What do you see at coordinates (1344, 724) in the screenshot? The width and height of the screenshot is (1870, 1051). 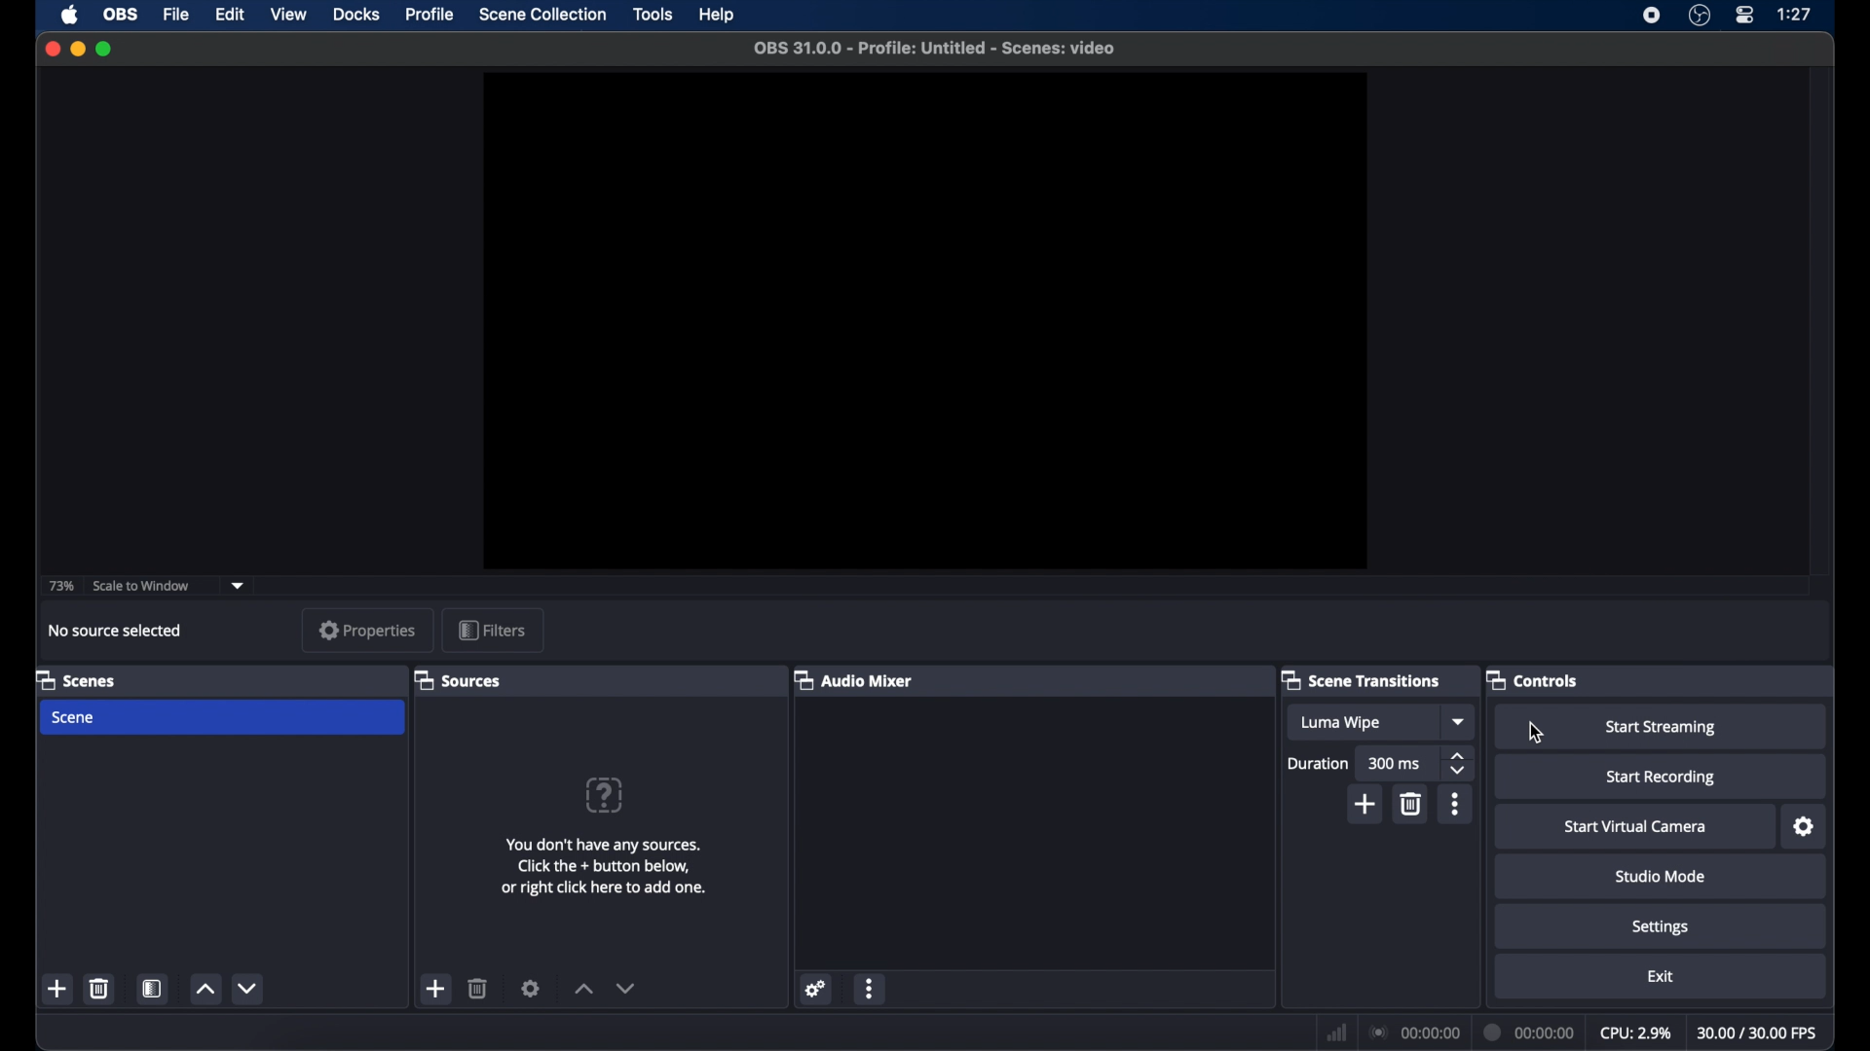 I see `luma wipe` at bounding box center [1344, 724].